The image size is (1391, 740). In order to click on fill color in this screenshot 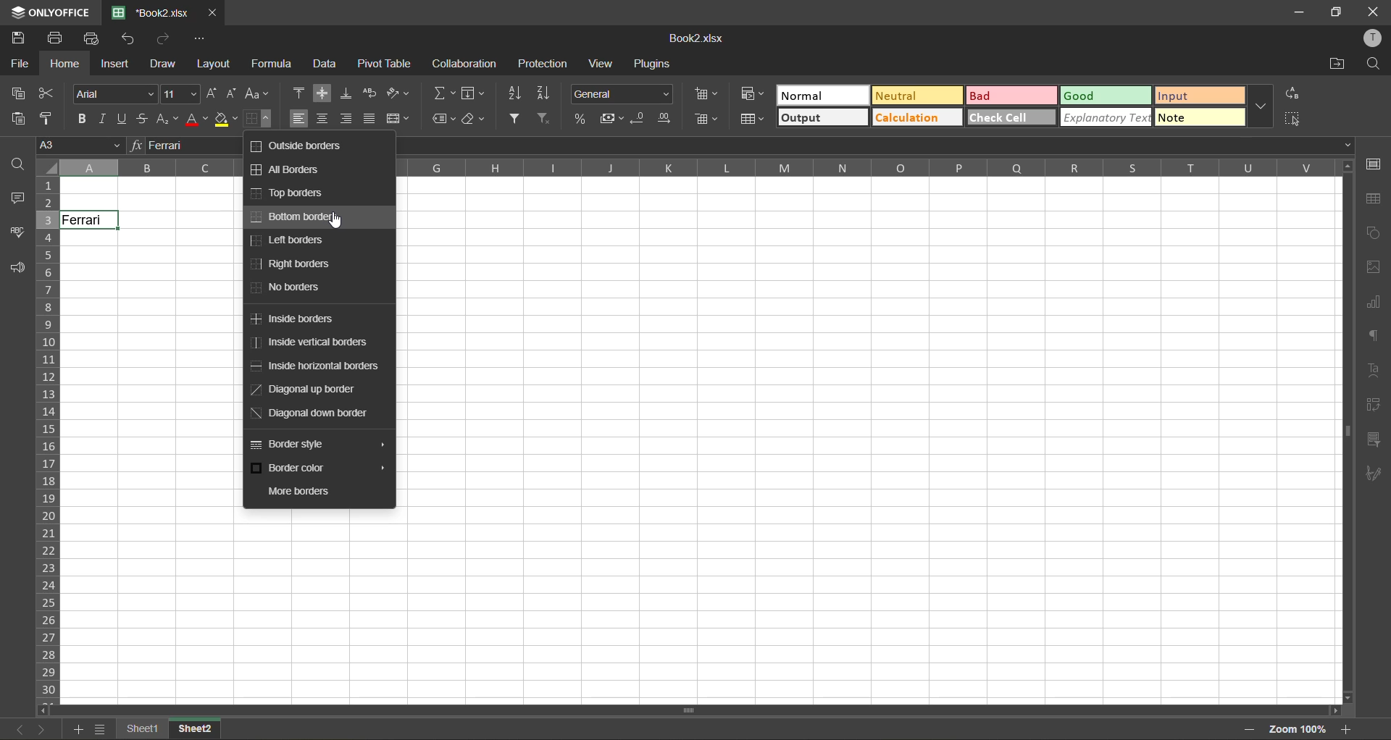, I will do `click(225, 120)`.